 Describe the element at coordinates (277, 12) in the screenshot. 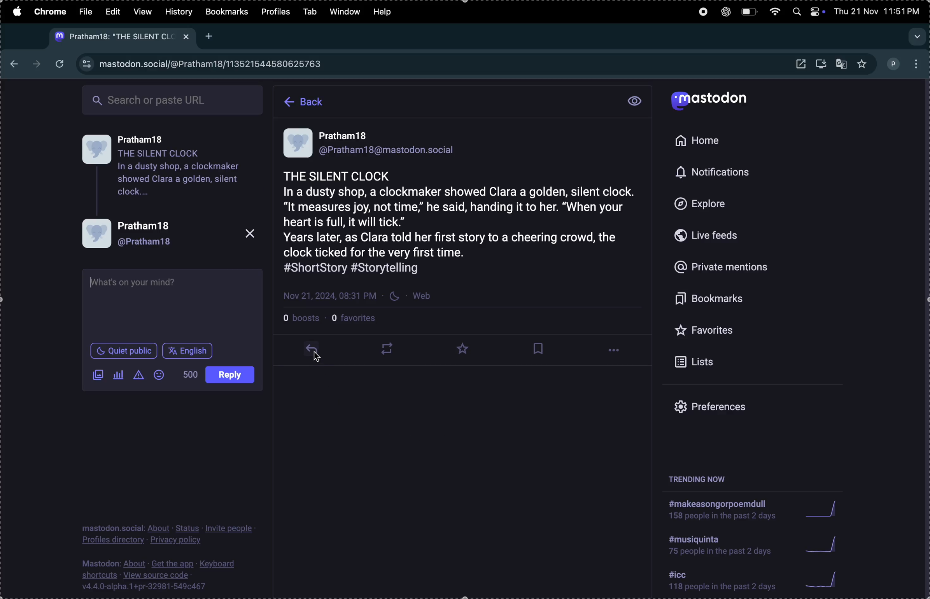

I see `profile` at that location.